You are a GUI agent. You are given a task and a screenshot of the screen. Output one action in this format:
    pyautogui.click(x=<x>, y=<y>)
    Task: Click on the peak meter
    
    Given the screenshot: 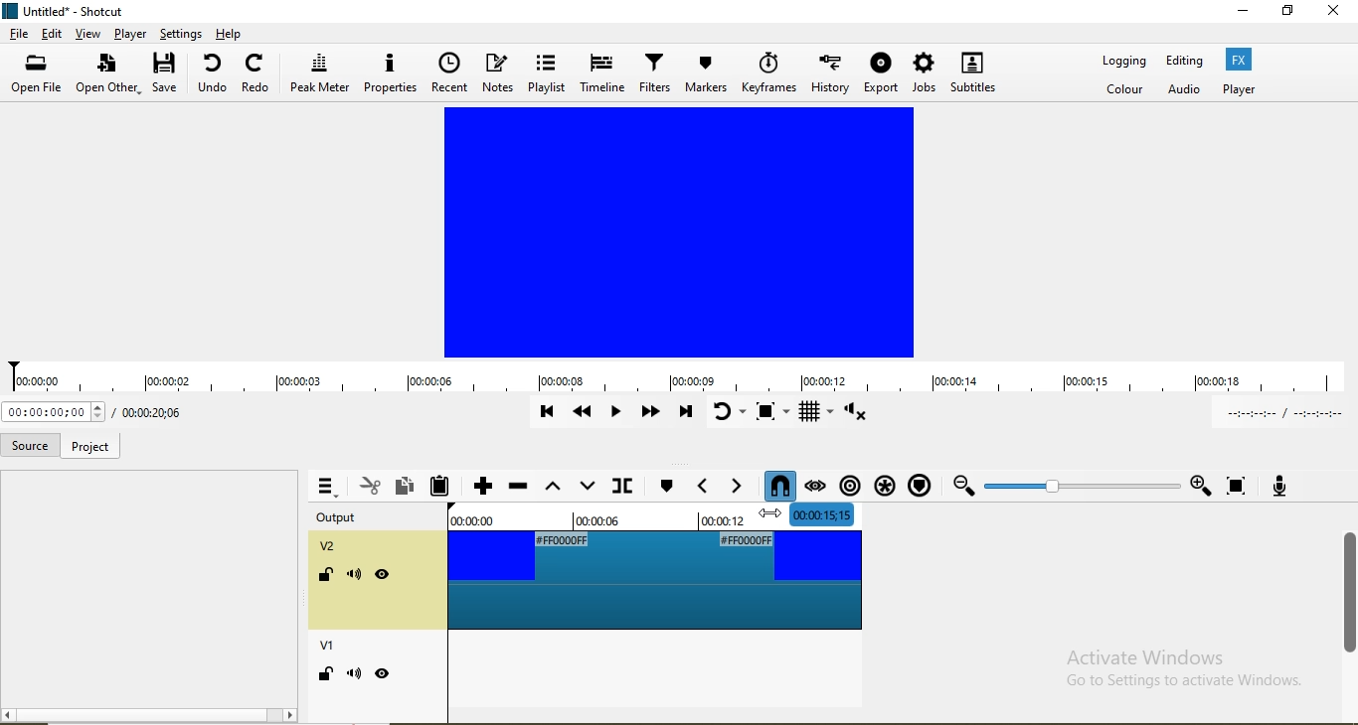 What is the action you would take?
    pyautogui.click(x=320, y=73)
    